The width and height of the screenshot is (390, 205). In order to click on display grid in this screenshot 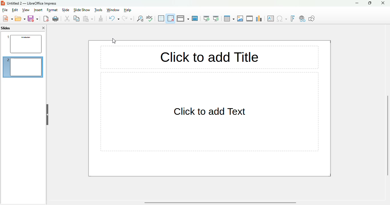, I will do `click(161, 18)`.